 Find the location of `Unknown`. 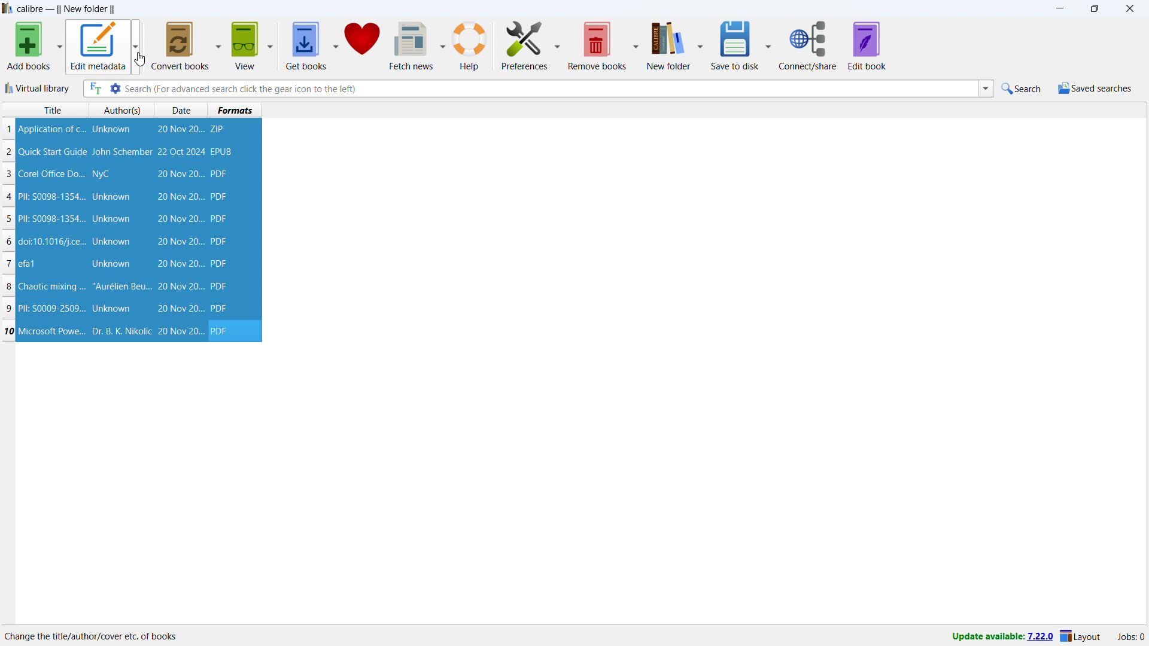

Unknown is located at coordinates (111, 219).